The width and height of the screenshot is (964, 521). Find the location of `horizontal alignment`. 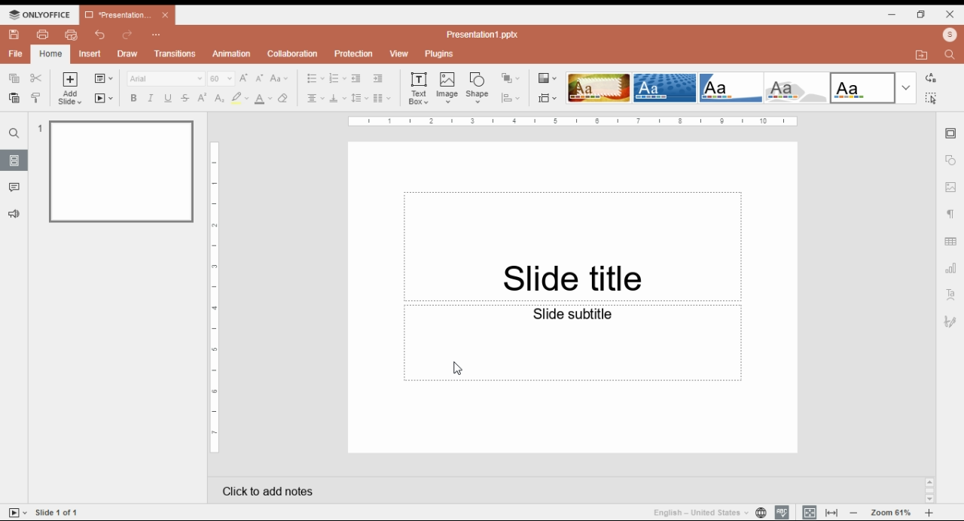

horizontal alignment is located at coordinates (314, 99).